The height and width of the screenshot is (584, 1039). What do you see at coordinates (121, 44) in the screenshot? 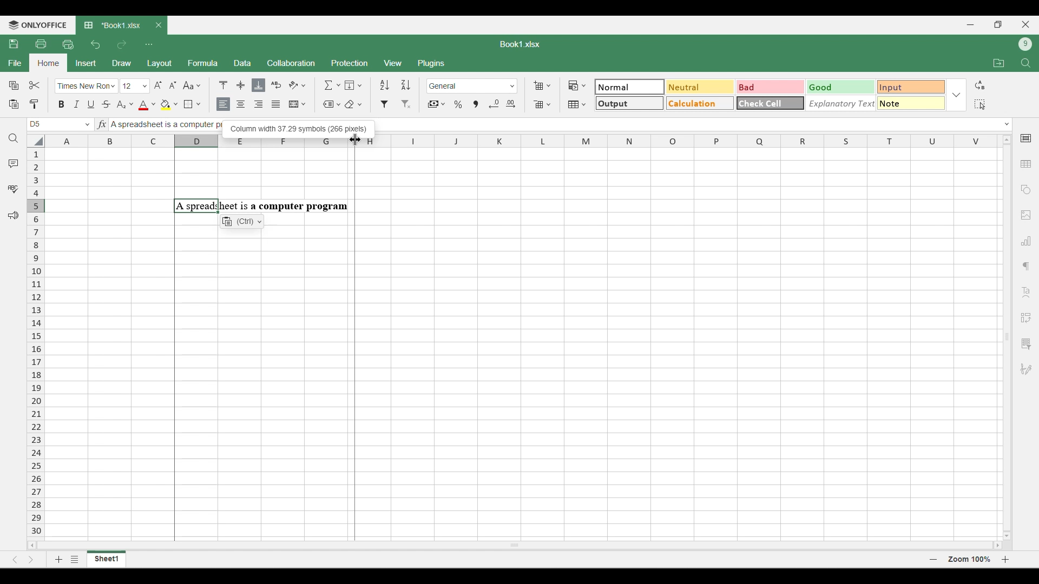
I see `Redo` at bounding box center [121, 44].